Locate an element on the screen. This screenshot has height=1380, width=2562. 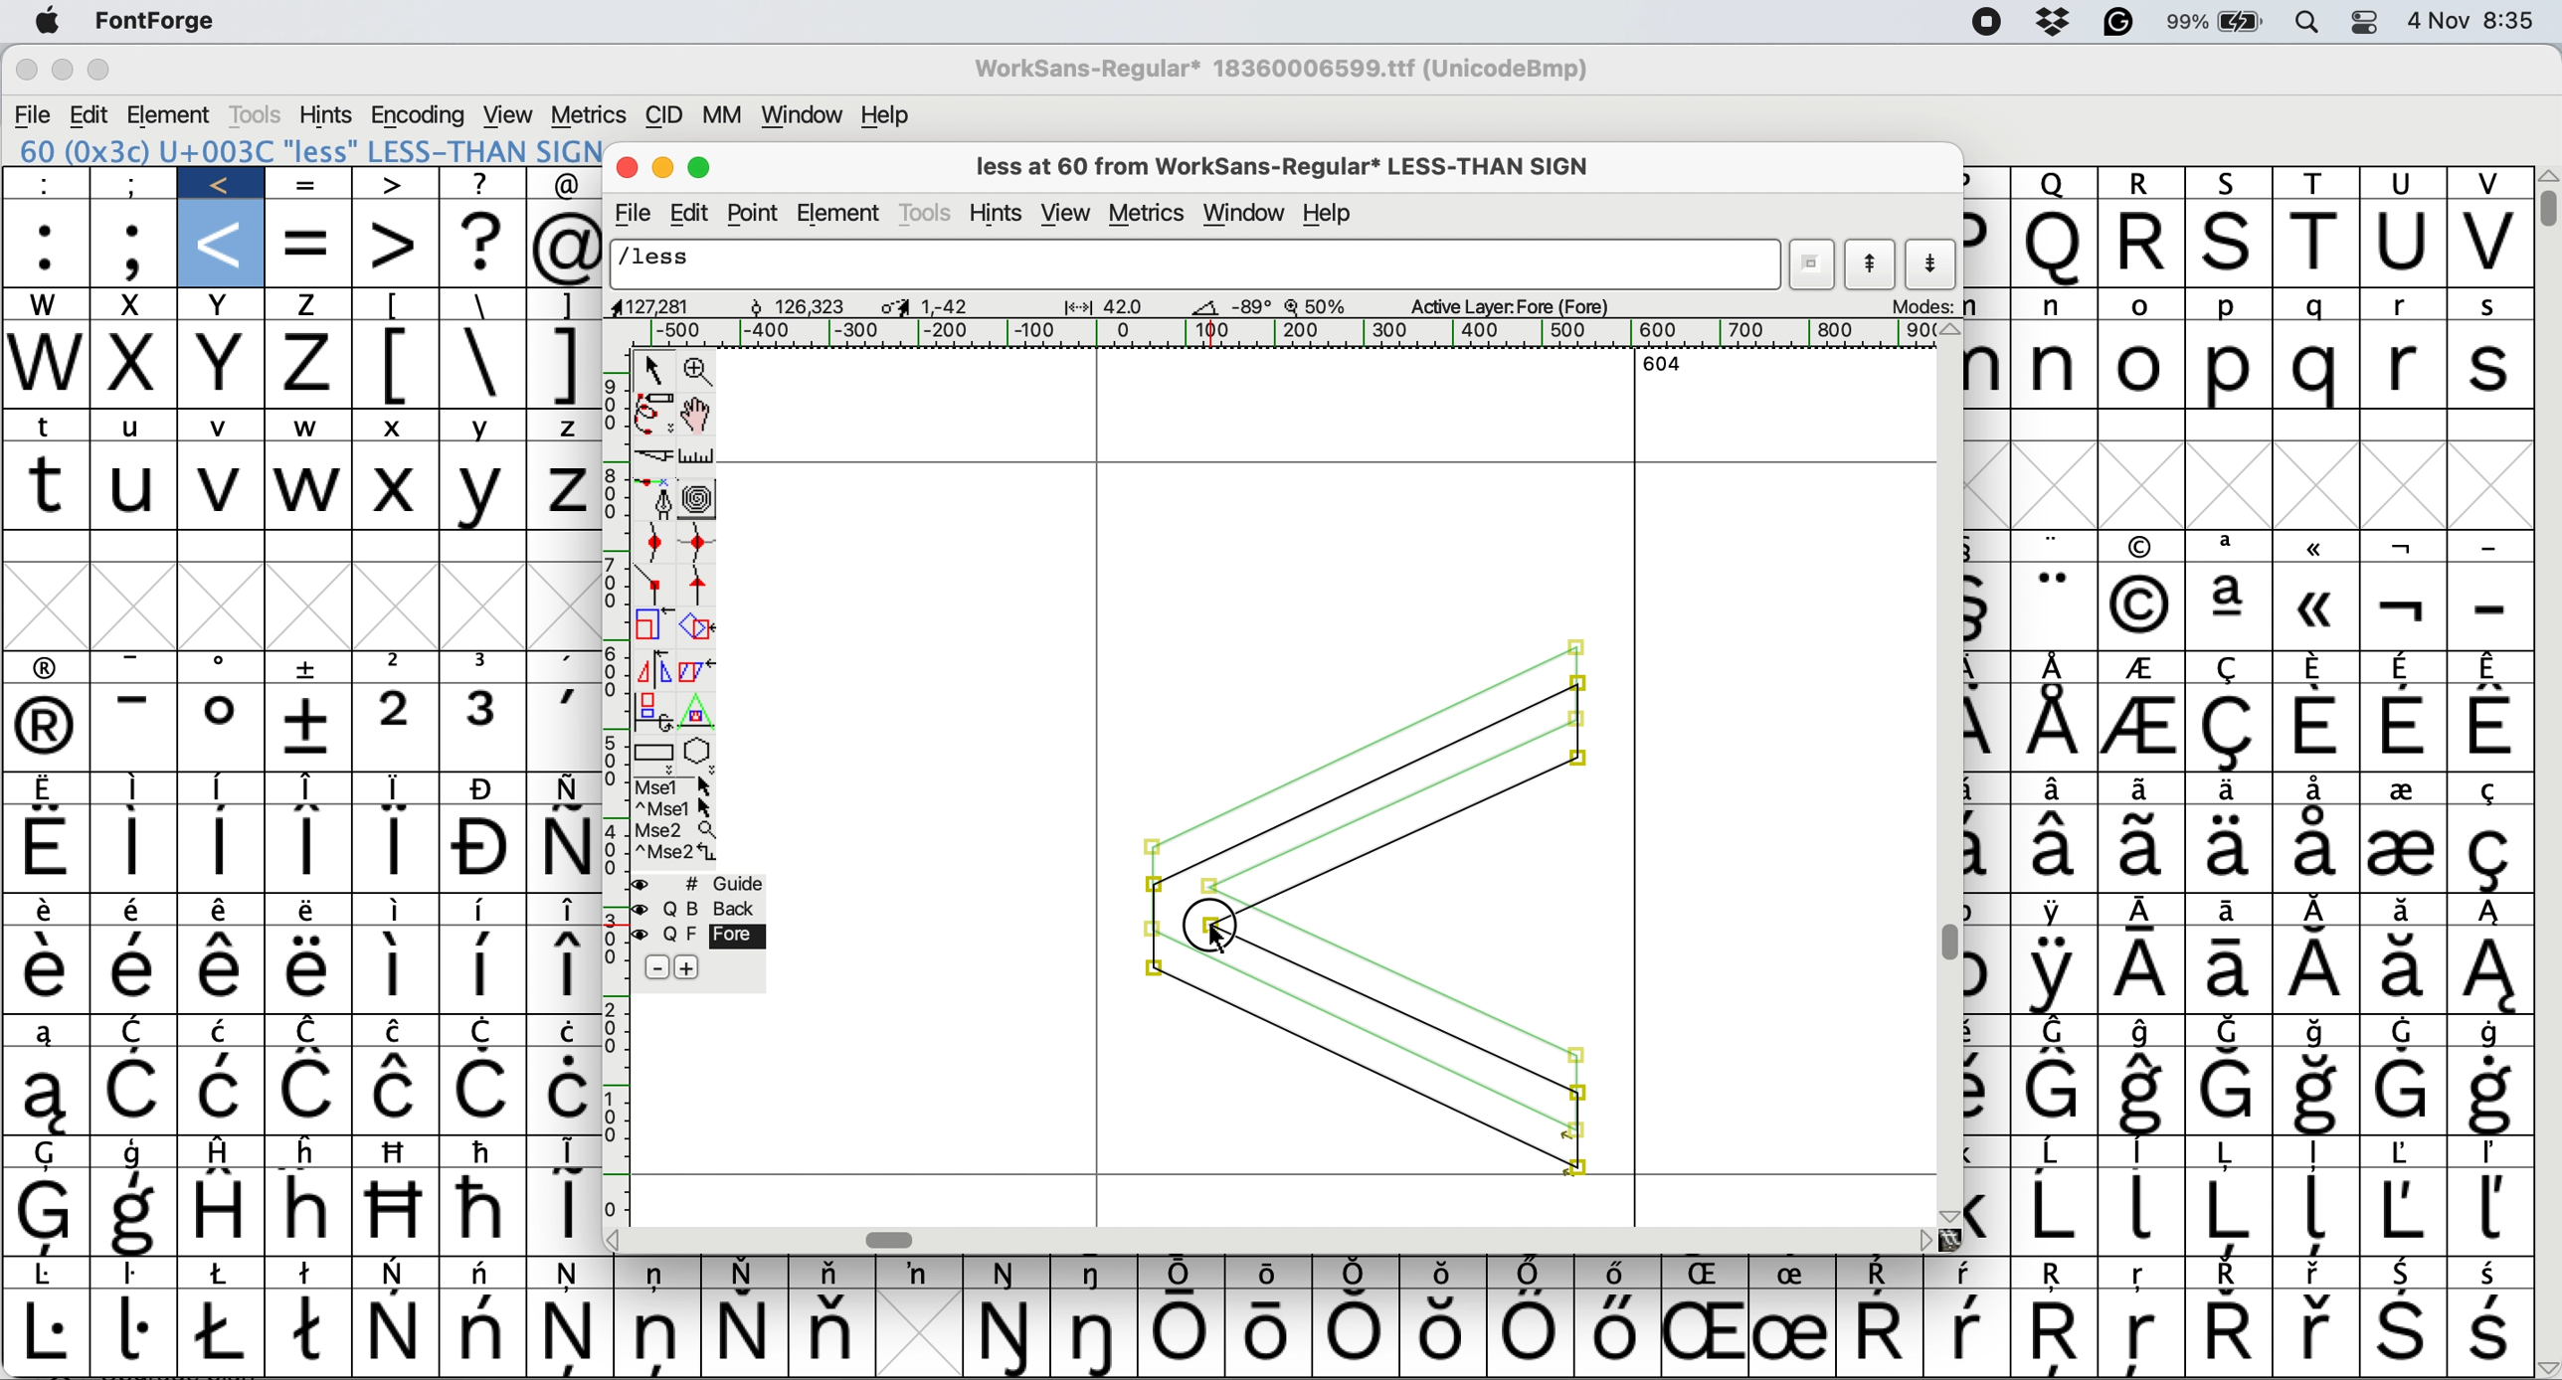
Symbol is located at coordinates (2141, 1274).